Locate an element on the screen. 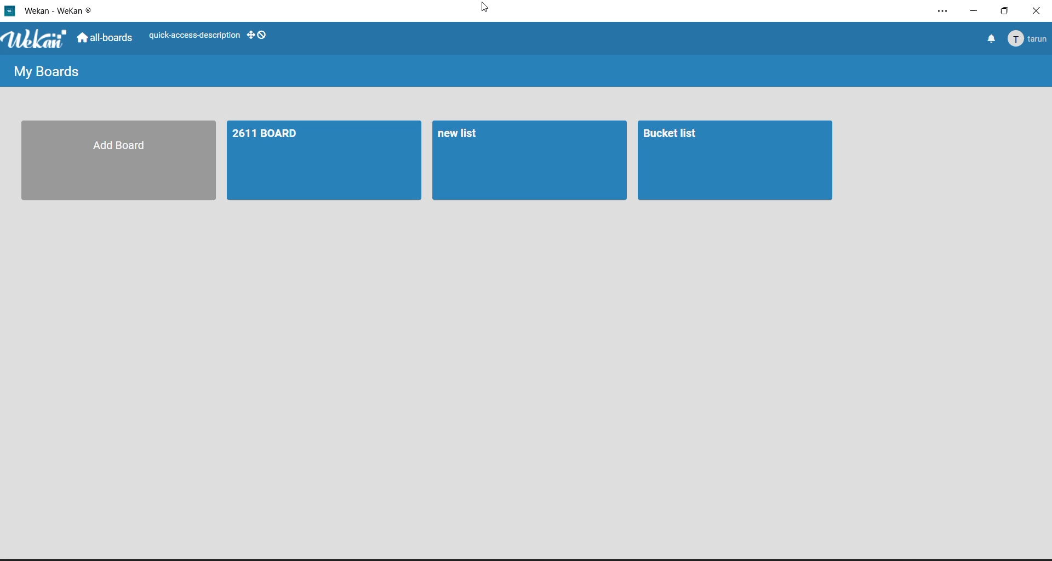  new list is located at coordinates (529, 162).